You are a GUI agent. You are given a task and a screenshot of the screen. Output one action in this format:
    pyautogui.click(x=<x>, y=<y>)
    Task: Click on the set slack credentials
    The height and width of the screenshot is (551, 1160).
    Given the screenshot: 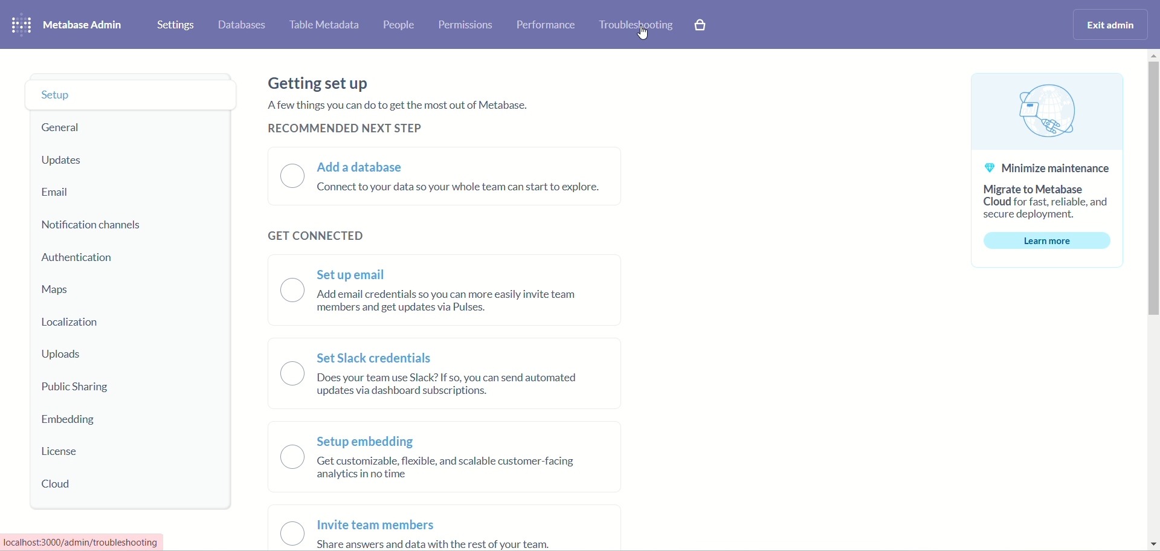 What is the action you would take?
    pyautogui.click(x=454, y=376)
    